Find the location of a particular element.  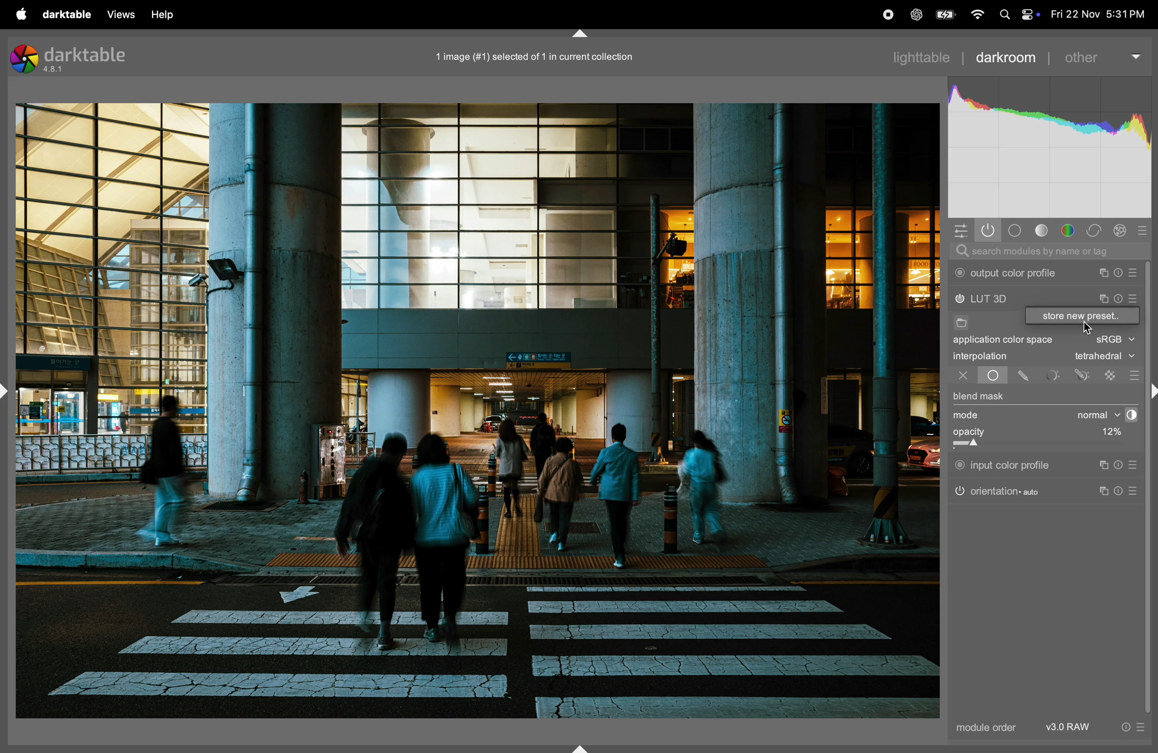

tetrahedral is located at coordinates (1104, 357).